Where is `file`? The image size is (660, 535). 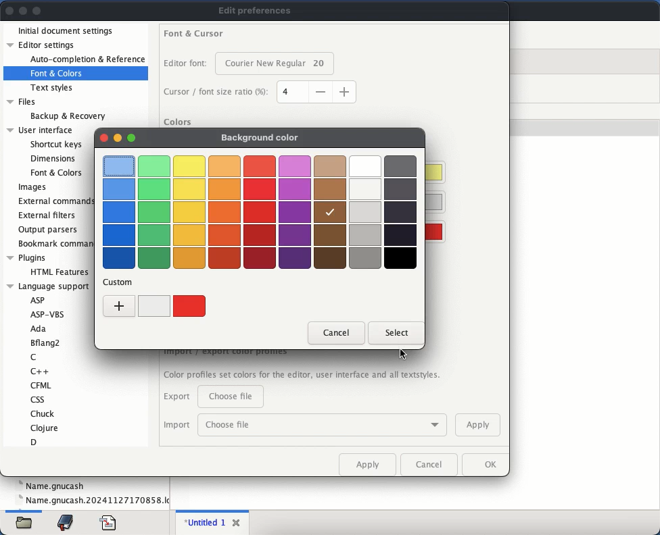 file is located at coordinates (110, 521).